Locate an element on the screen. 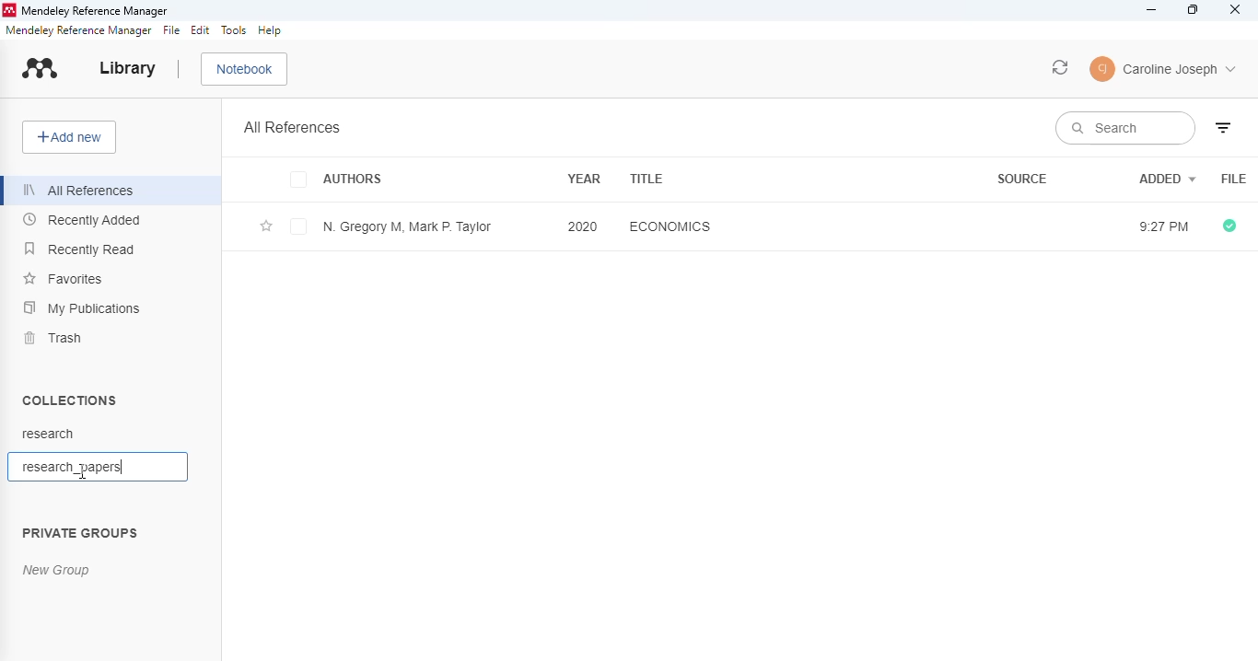  authors is located at coordinates (354, 180).